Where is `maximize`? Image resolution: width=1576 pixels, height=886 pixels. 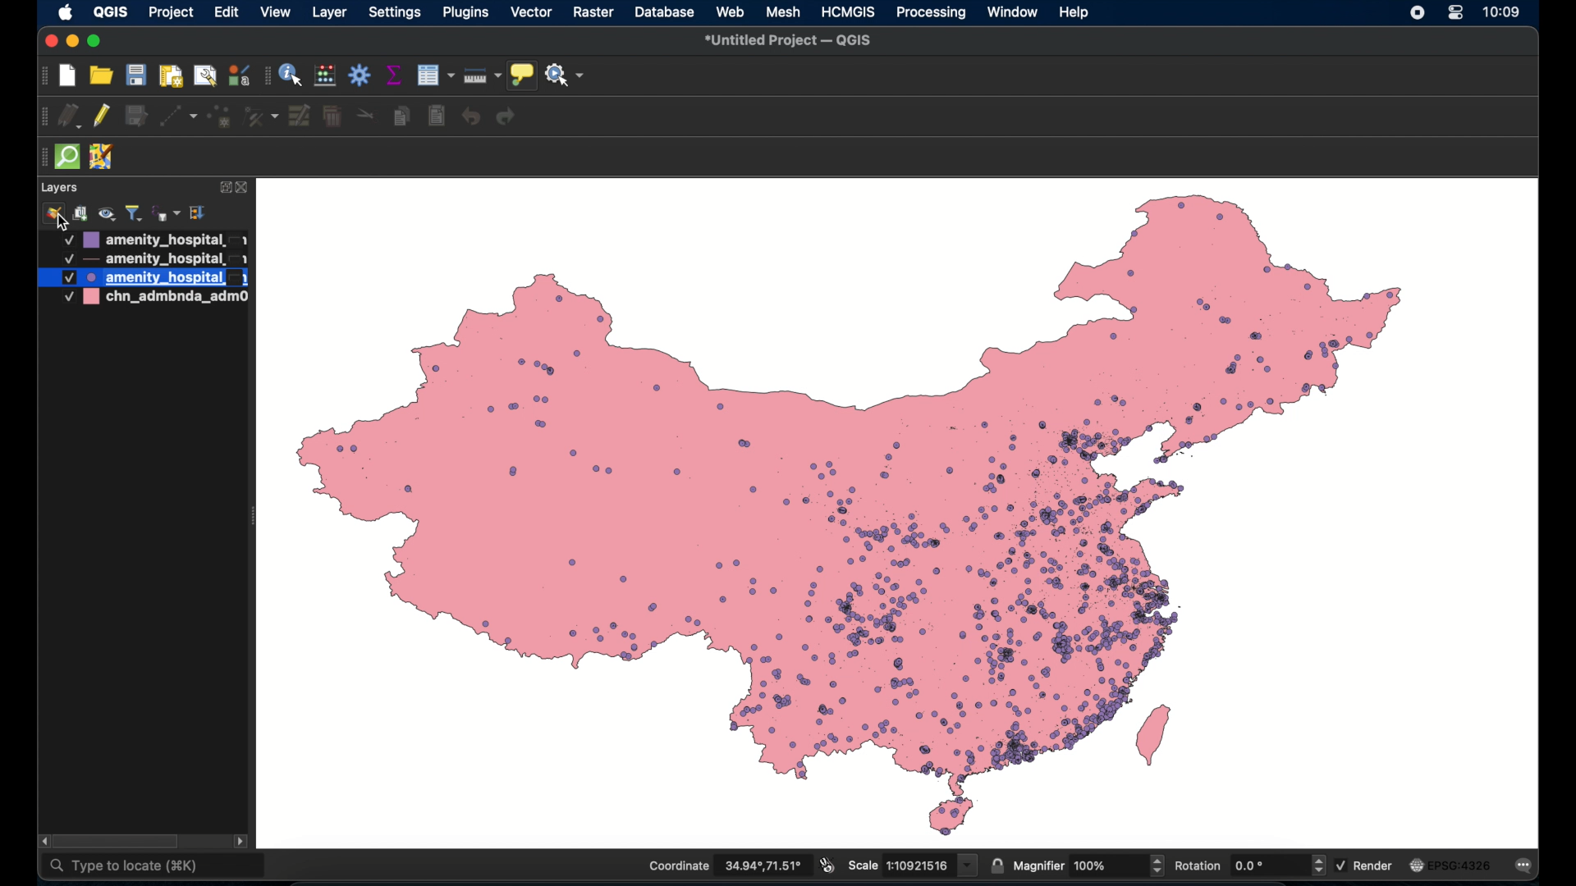
maximize is located at coordinates (98, 42).